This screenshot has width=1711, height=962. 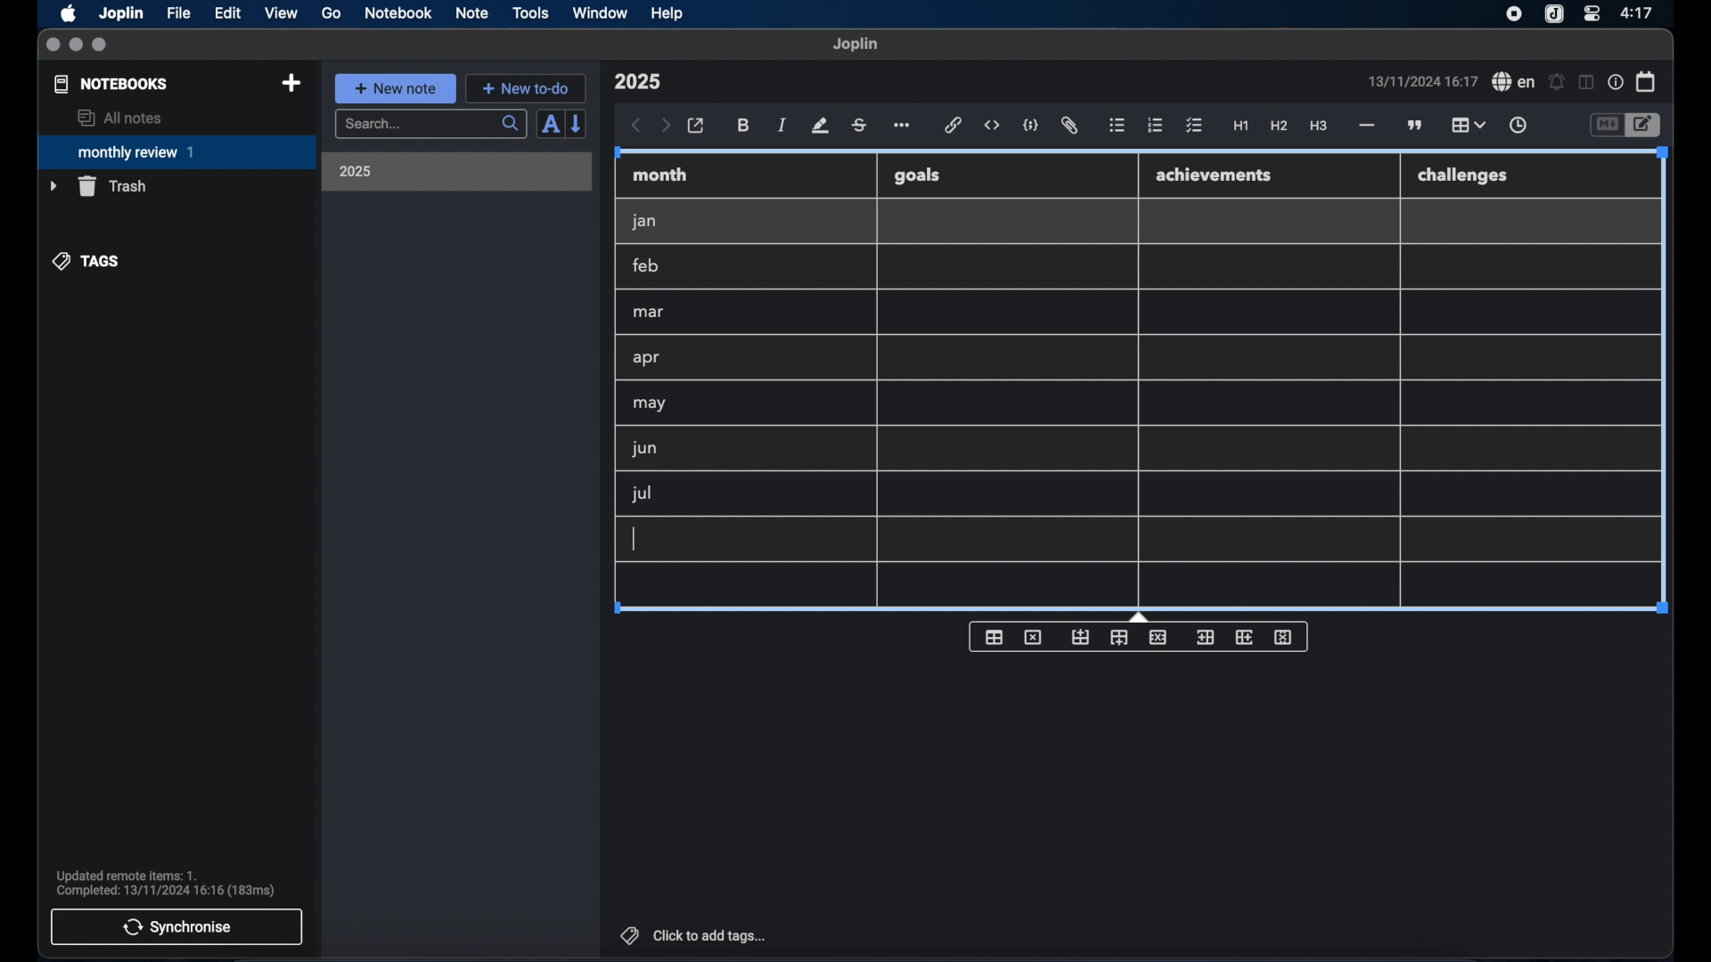 What do you see at coordinates (281, 13) in the screenshot?
I see `view` at bounding box center [281, 13].